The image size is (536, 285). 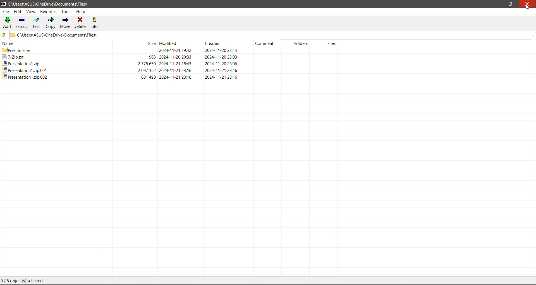 What do you see at coordinates (24, 70) in the screenshot?
I see `presentation1zip.001` at bounding box center [24, 70].